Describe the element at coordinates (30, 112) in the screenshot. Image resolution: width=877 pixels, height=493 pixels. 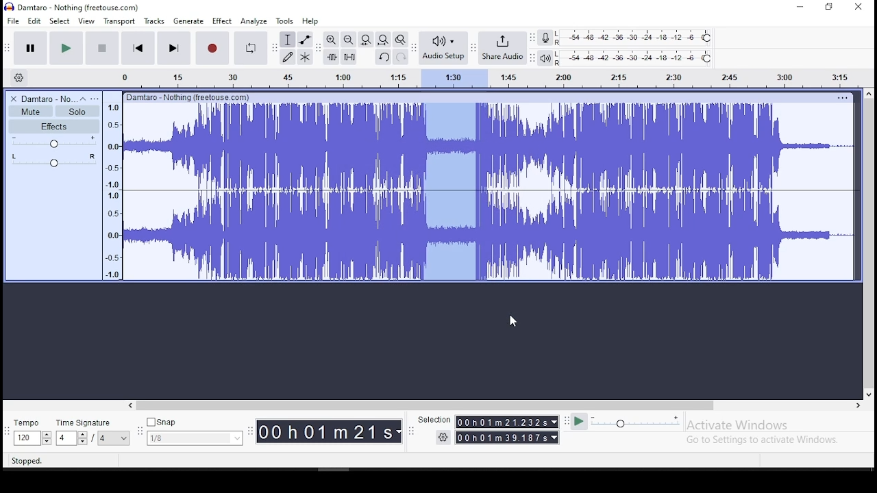
I see `mute` at that location.